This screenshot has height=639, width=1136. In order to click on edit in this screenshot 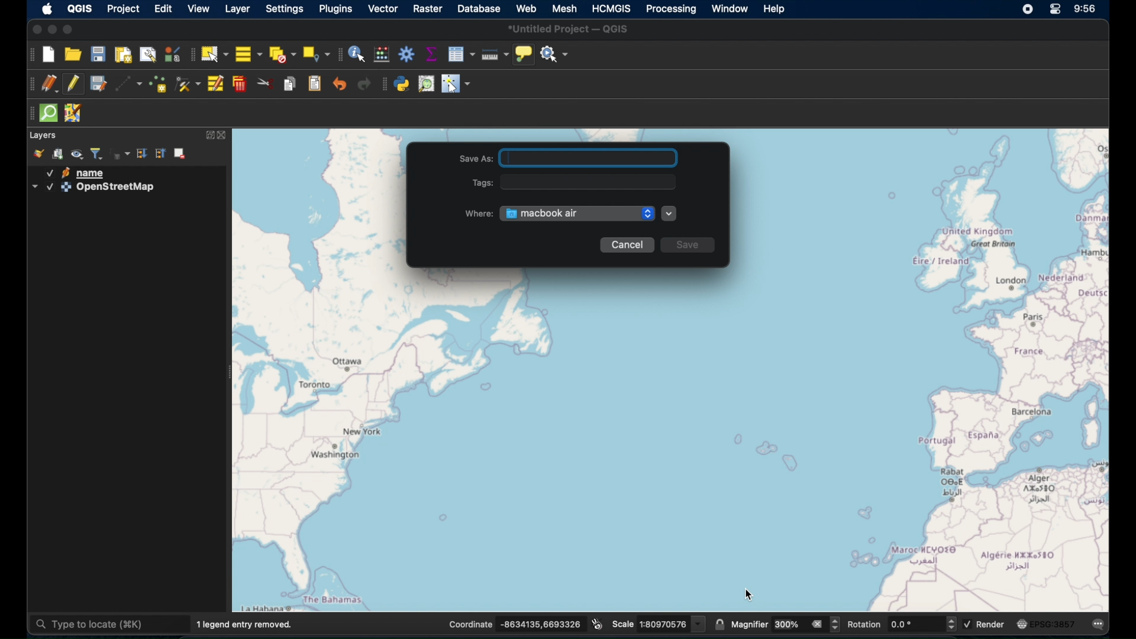, I will do `click(164, 9)`.